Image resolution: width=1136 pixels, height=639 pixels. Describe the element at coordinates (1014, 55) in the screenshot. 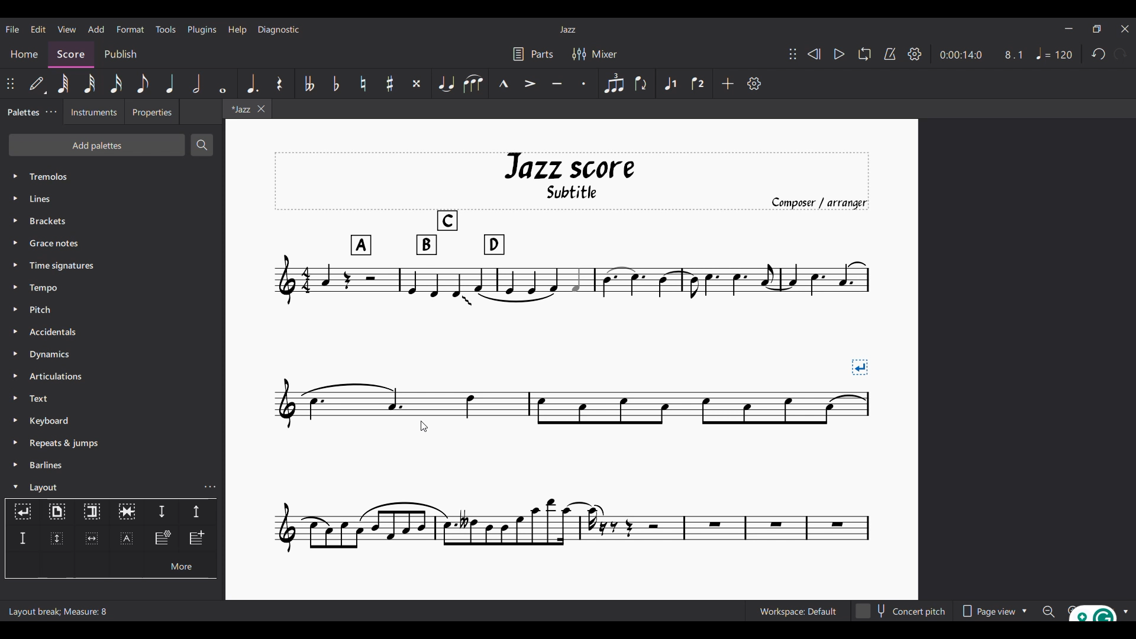

I see `8.1` at that location.